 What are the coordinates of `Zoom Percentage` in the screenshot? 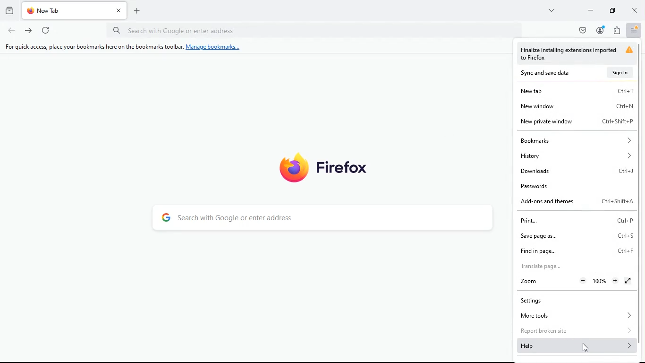 It's located at (600, 280).